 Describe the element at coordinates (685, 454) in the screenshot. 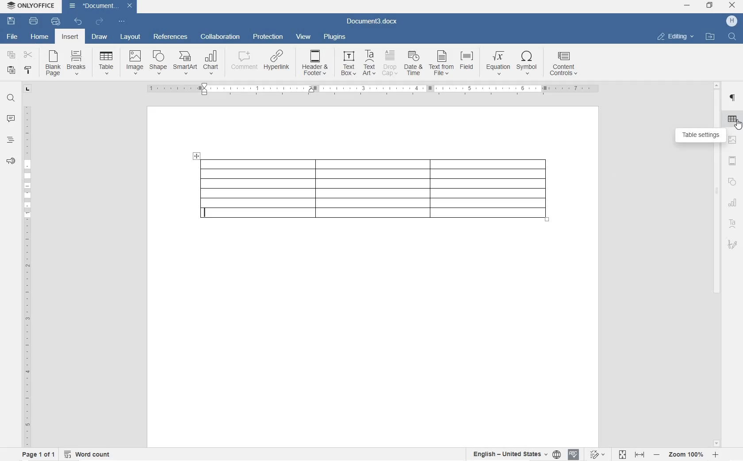

I see `ZOOM OUT OR IN` at that location.